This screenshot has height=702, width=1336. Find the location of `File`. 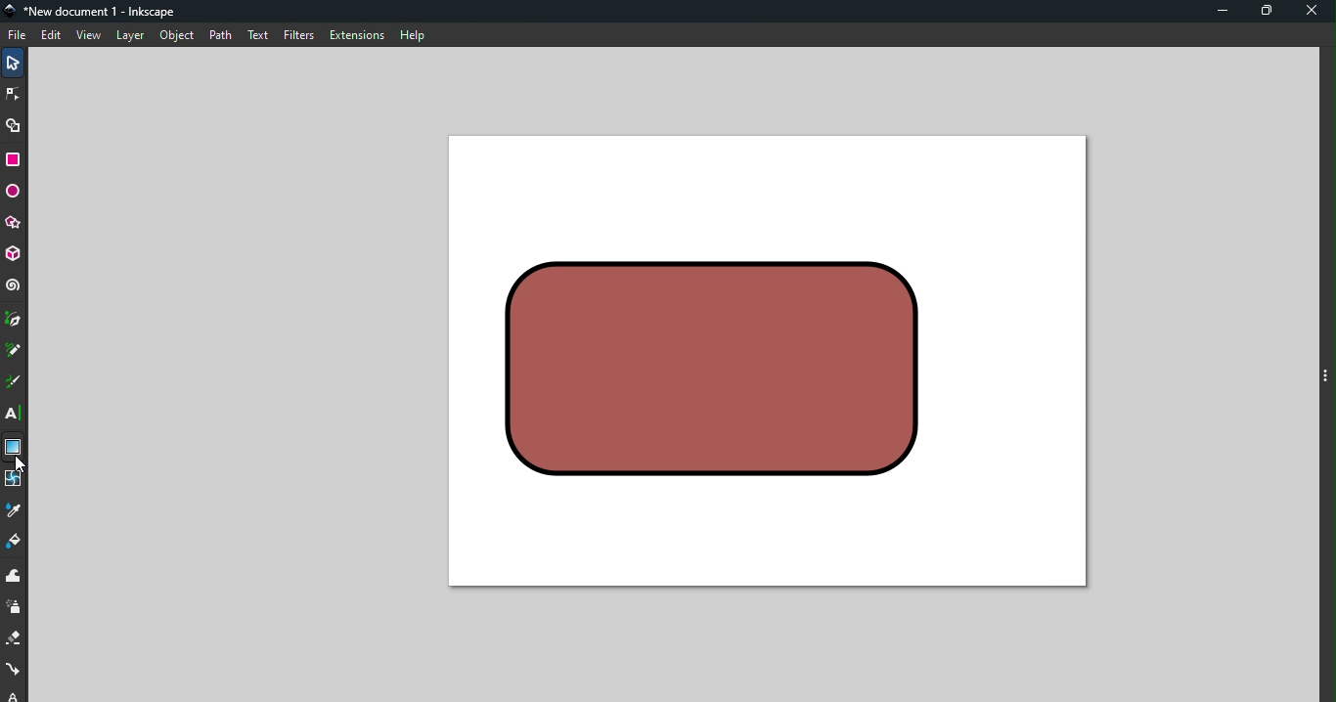

File is located at coordinates (18, 35).